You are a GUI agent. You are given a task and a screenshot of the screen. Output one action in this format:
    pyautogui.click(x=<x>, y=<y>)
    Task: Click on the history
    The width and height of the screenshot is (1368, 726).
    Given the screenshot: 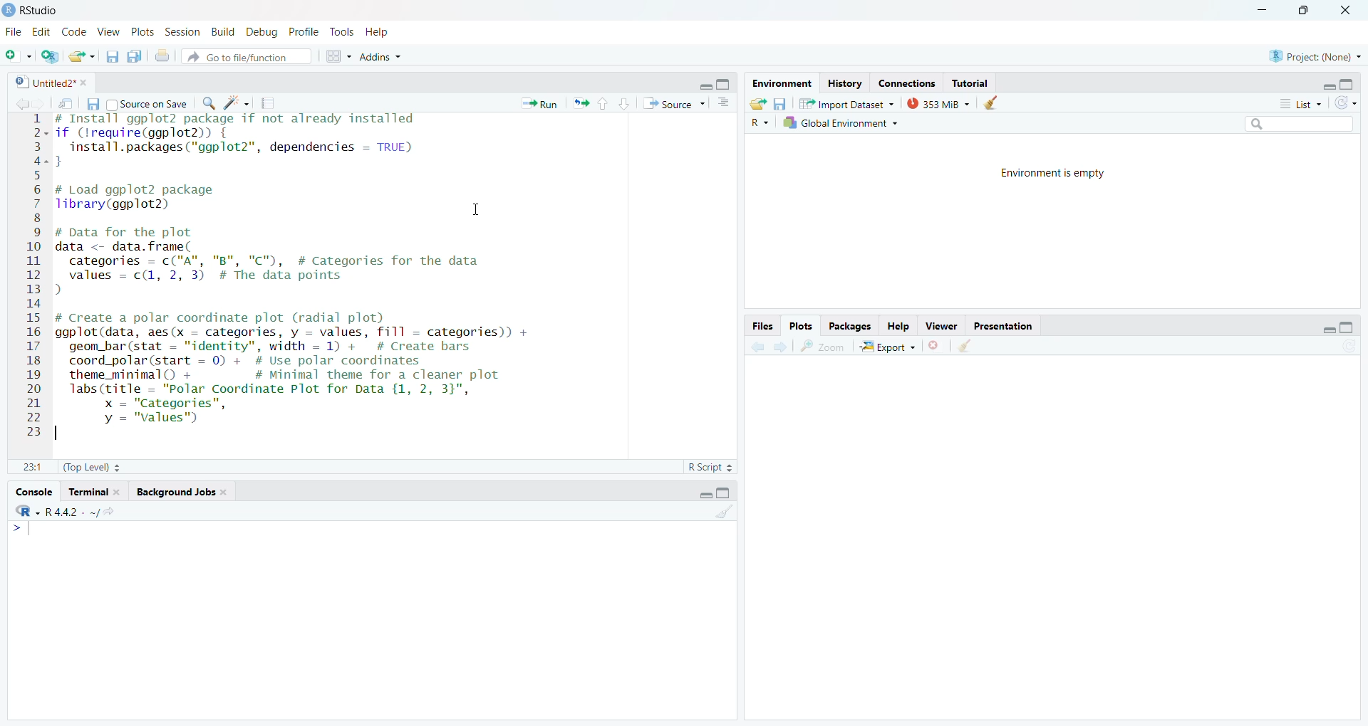 What is the action you would take?
    pyautogui.click(x=845, y=83)
    